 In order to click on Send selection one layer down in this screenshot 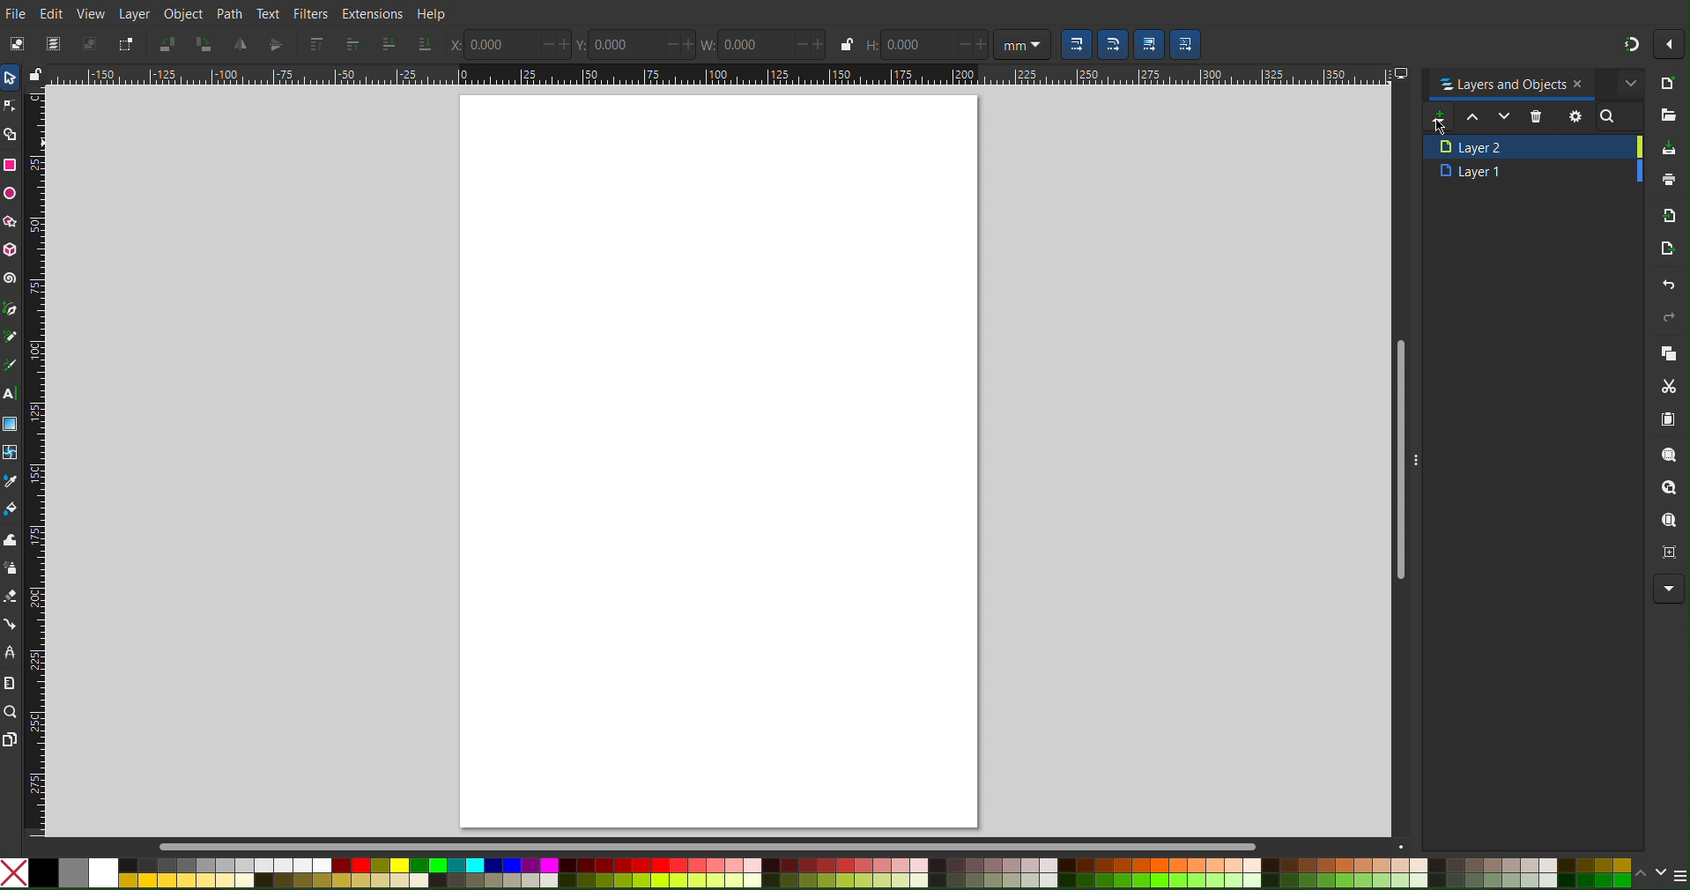, I will do `click(389, 44)`.